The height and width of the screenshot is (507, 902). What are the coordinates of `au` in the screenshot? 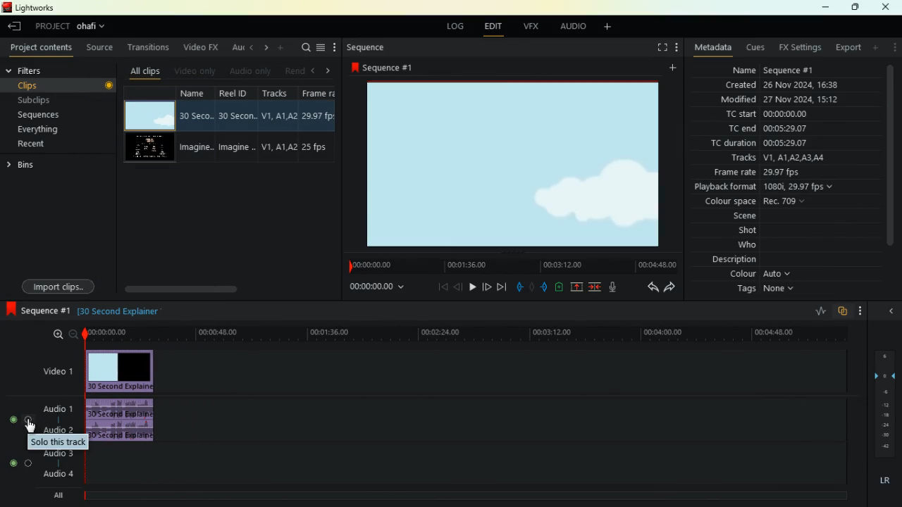 It's located at (235, 49).